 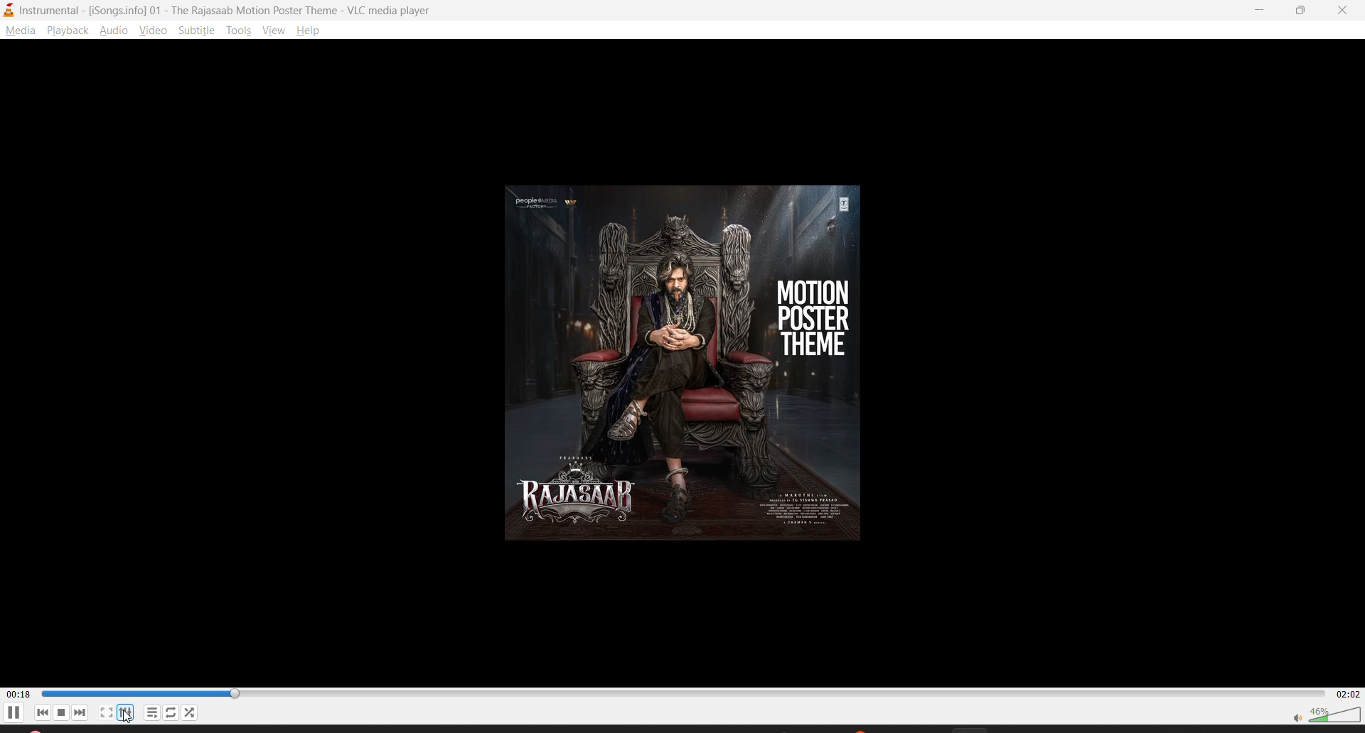 What do you see at coordinates (130, 711) in the screenshot?
I see `settings` at bounding box center [130, 711].